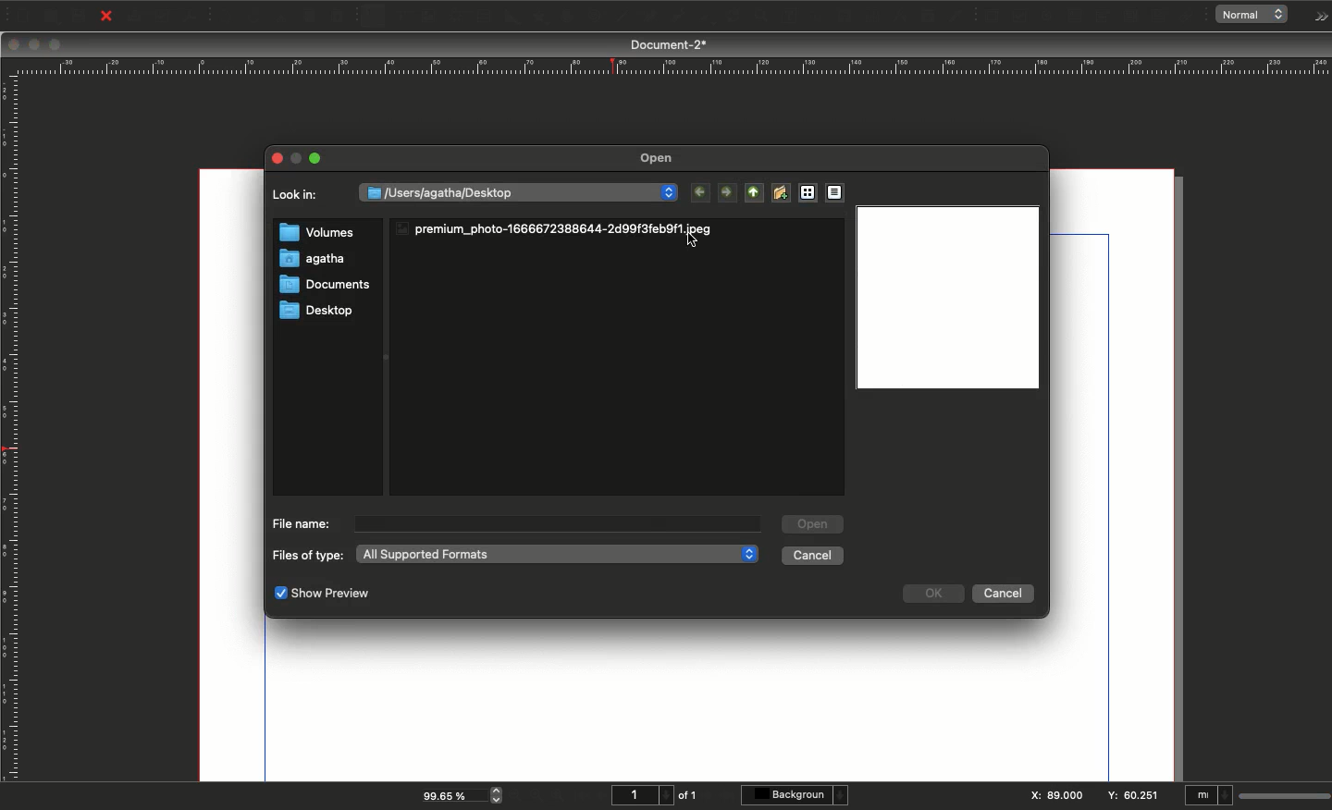  What do you see at coordinates (750, 192) in the screenshot?
I see `Main folder` at bounding box center [750, 192].